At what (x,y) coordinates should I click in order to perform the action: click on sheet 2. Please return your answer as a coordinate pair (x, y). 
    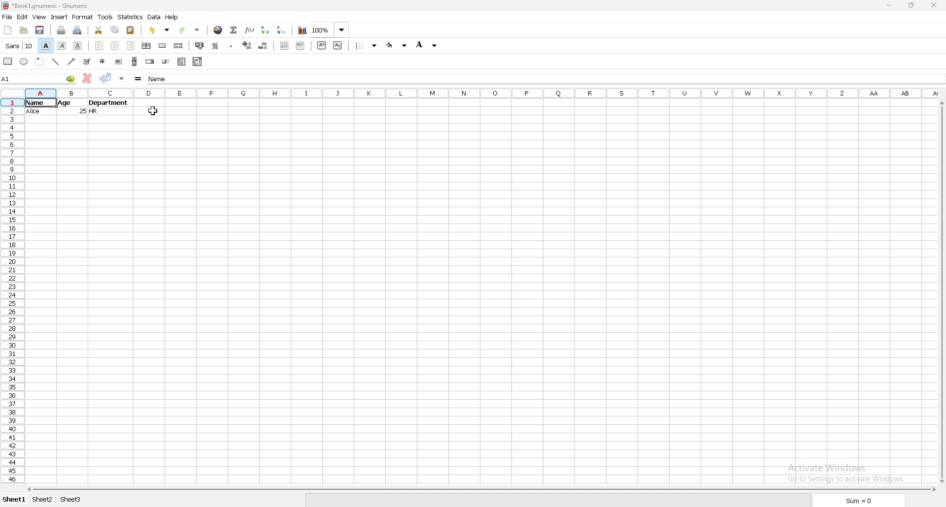
    Looking at the image, I should click on (43, 500).